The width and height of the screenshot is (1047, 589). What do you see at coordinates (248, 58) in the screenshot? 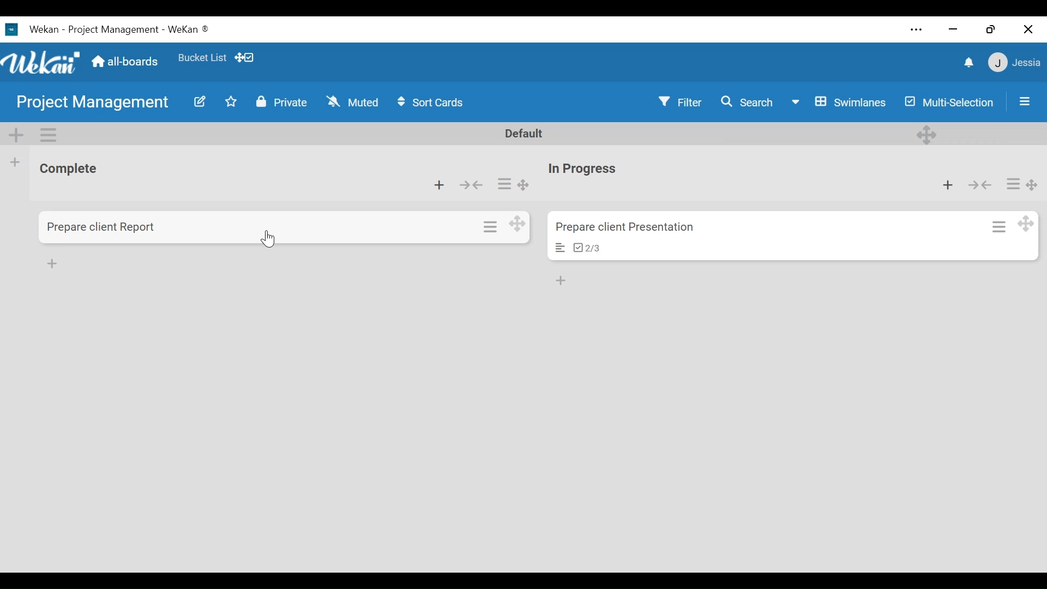
I see `Show desktop drag handles` at bounding box center [248, 58].